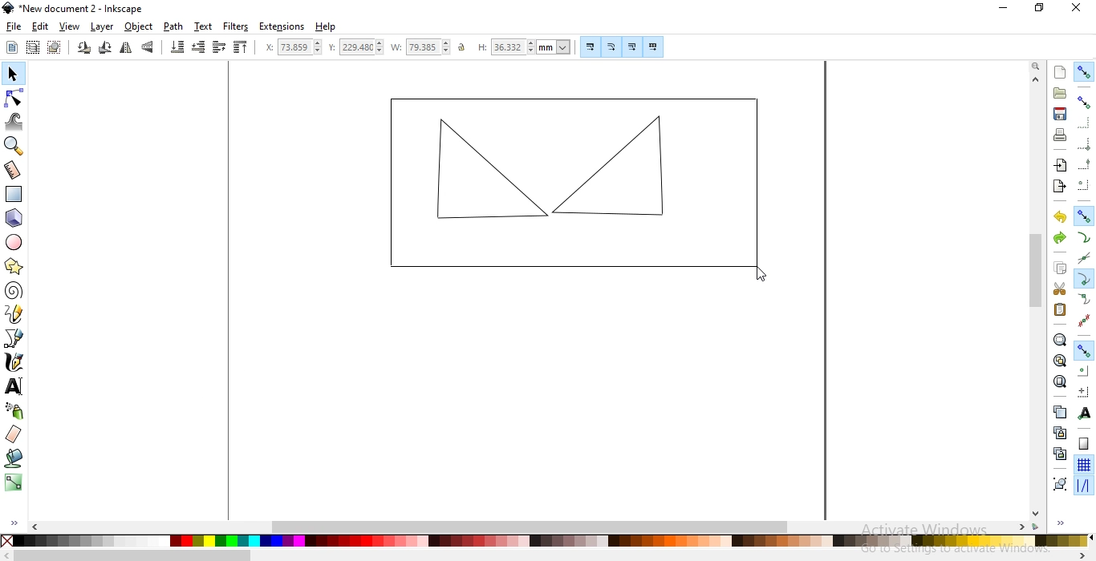 The image size is (1096, 561). What do you see at coordinates (1006, 10) in the screenshot?
I see `minimize` at bounding box center [1006, 10].